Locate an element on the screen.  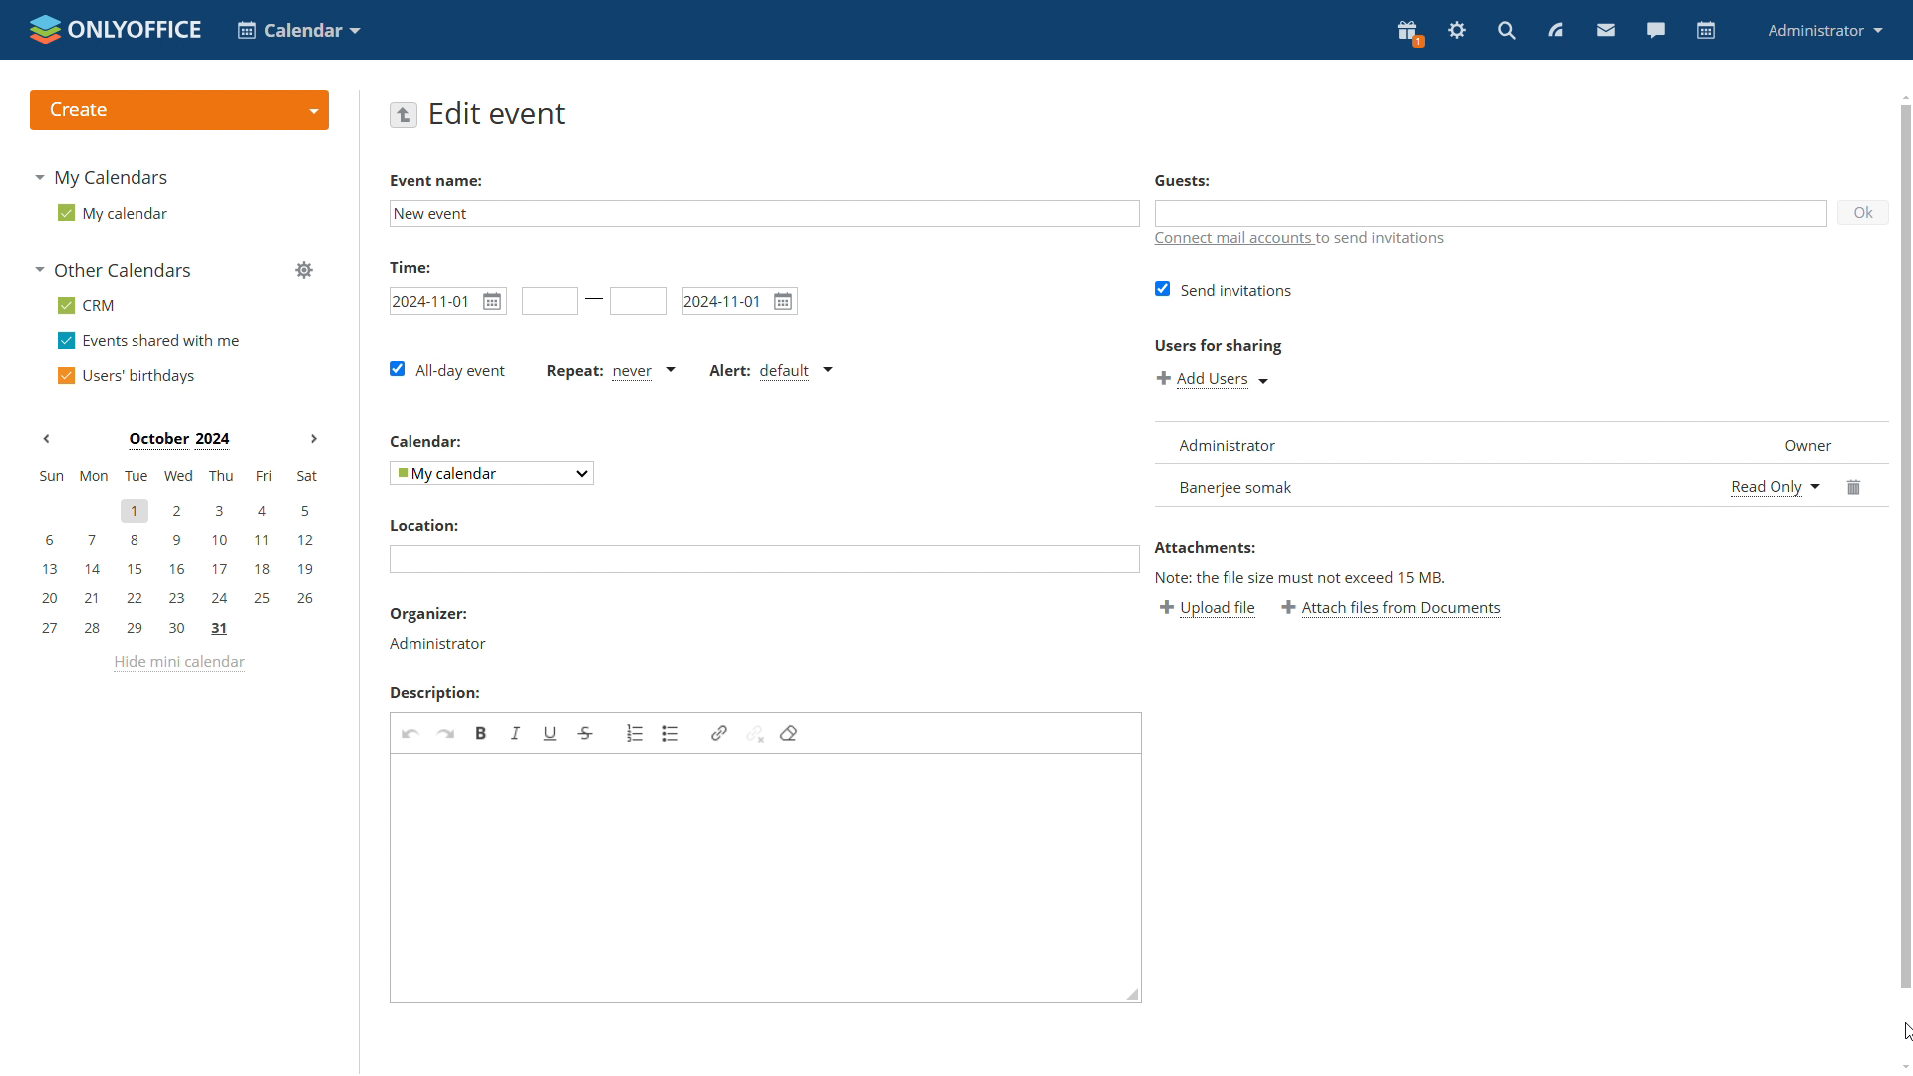
talk is located at coordinates (1658, 31).